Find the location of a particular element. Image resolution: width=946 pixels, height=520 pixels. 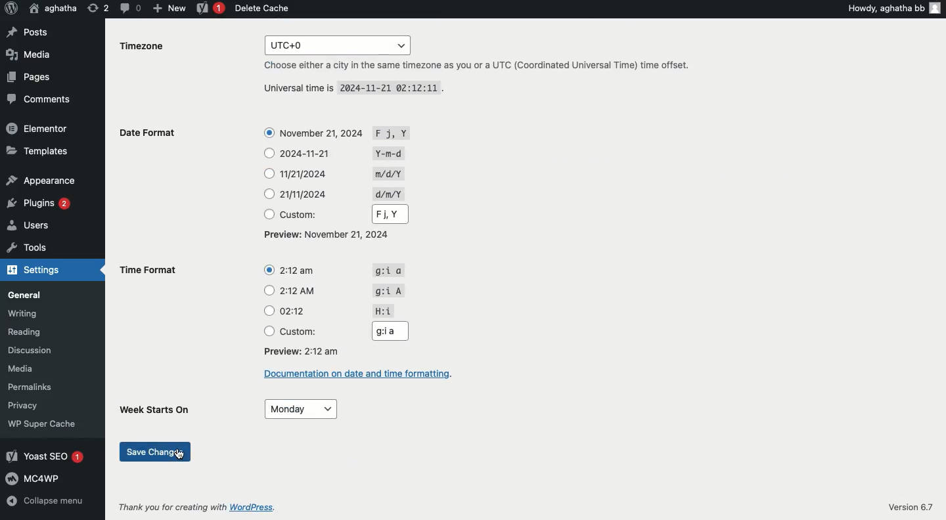

Date format is located at coordinates (148, 133).